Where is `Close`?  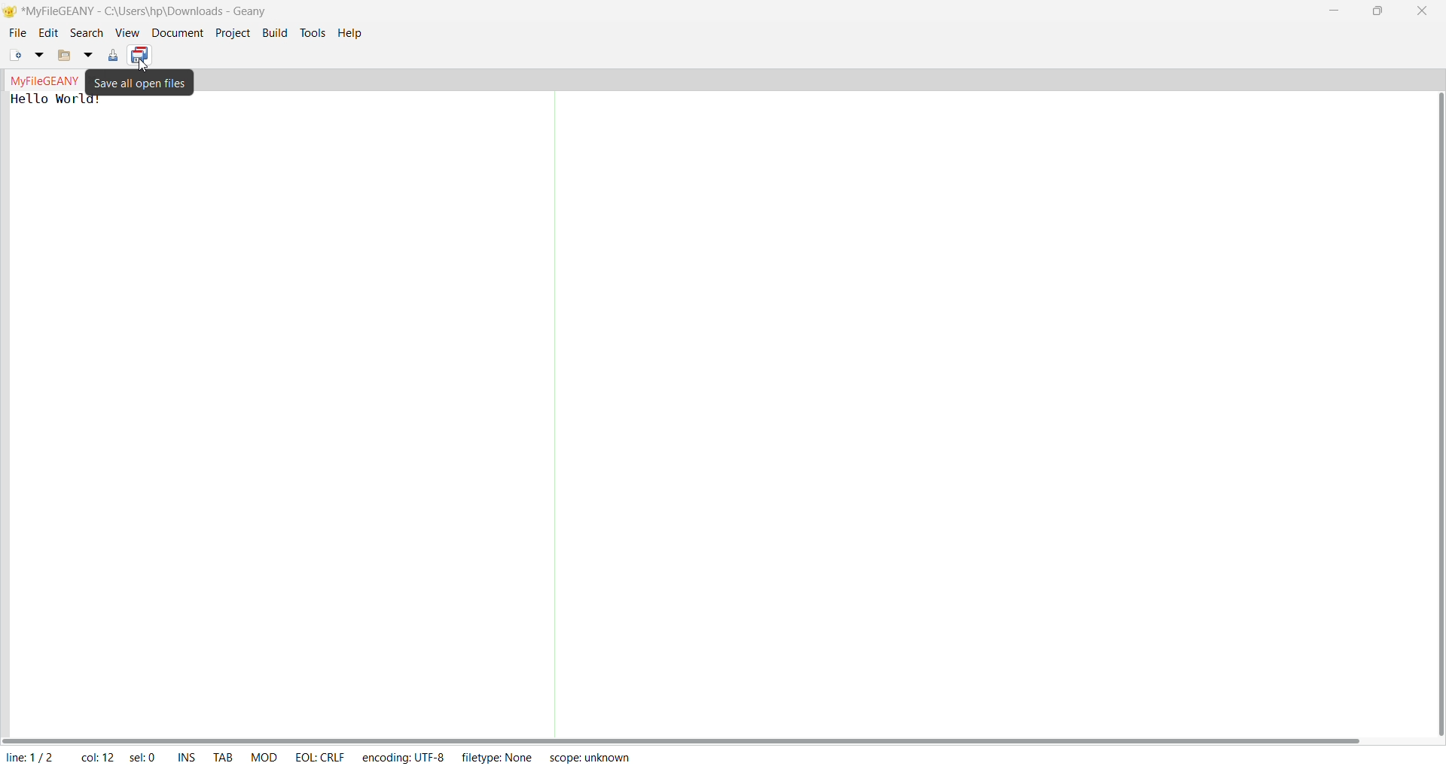
Close is located at coordinates (1423, 10).